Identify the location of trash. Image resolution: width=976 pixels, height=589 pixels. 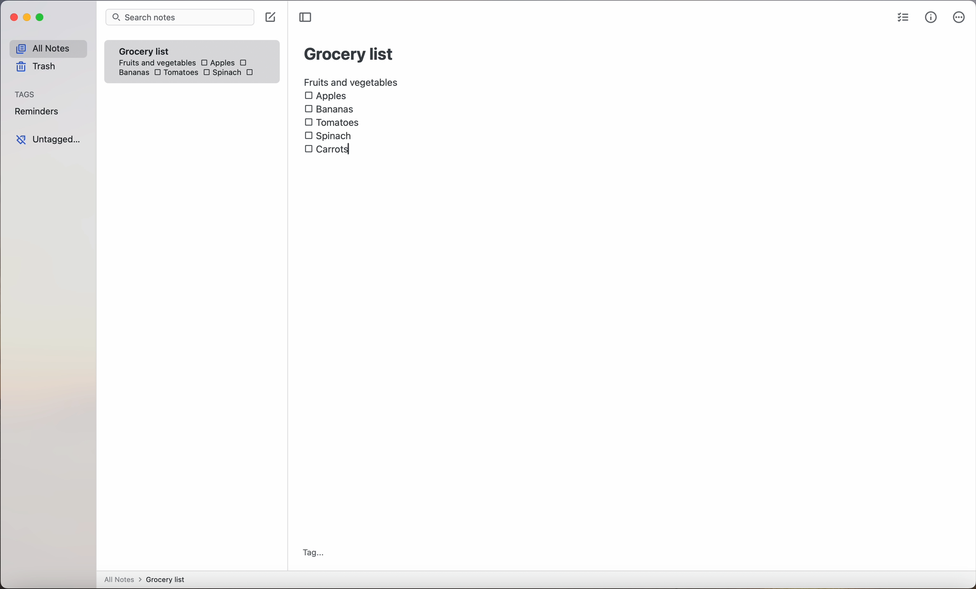
(35, 68).